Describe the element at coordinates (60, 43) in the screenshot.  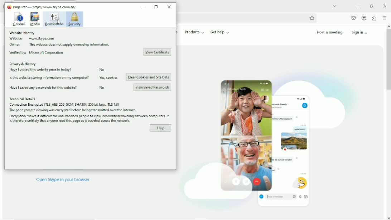
I see `Website Identity

Website wnmskype.com

Owner, This website does not supply ownership formation.
Verified by: Mictosoft Corporation` at that location.